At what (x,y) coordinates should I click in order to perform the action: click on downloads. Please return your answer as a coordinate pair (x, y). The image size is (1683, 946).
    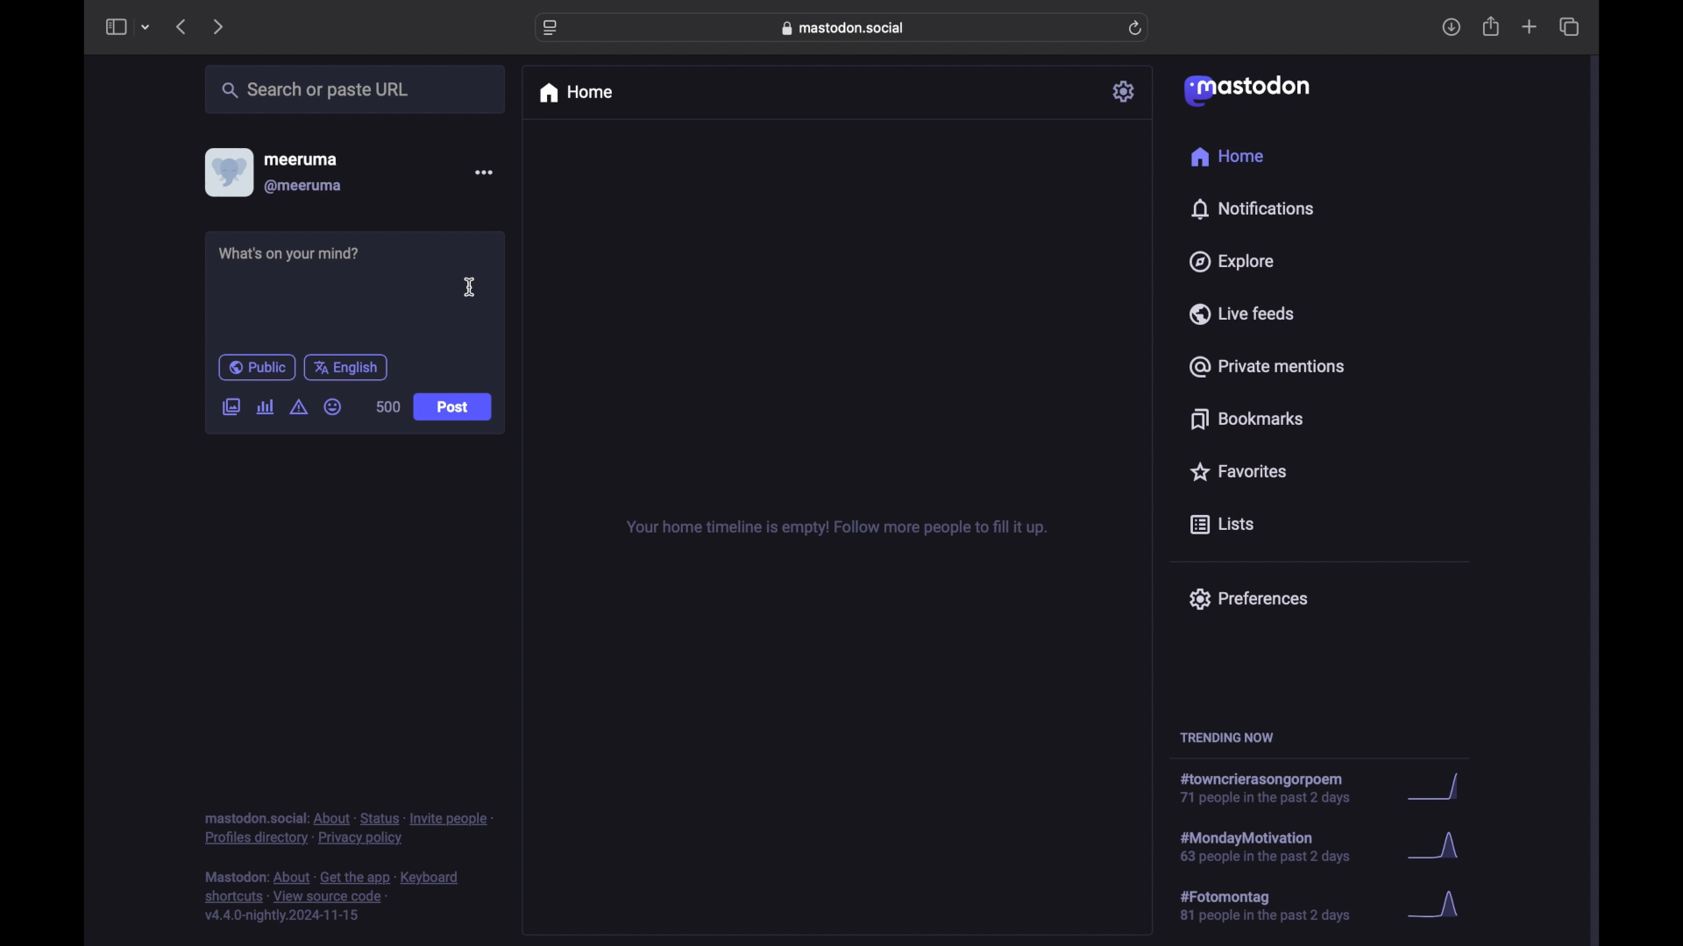
    Looking at the image, I should click on (1451, 27).